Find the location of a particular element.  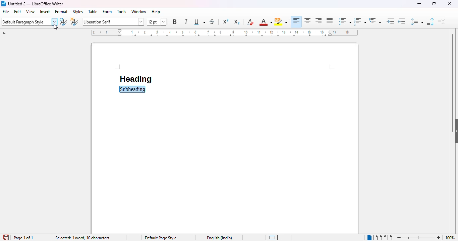

styles is located at coordinates (77, 12).